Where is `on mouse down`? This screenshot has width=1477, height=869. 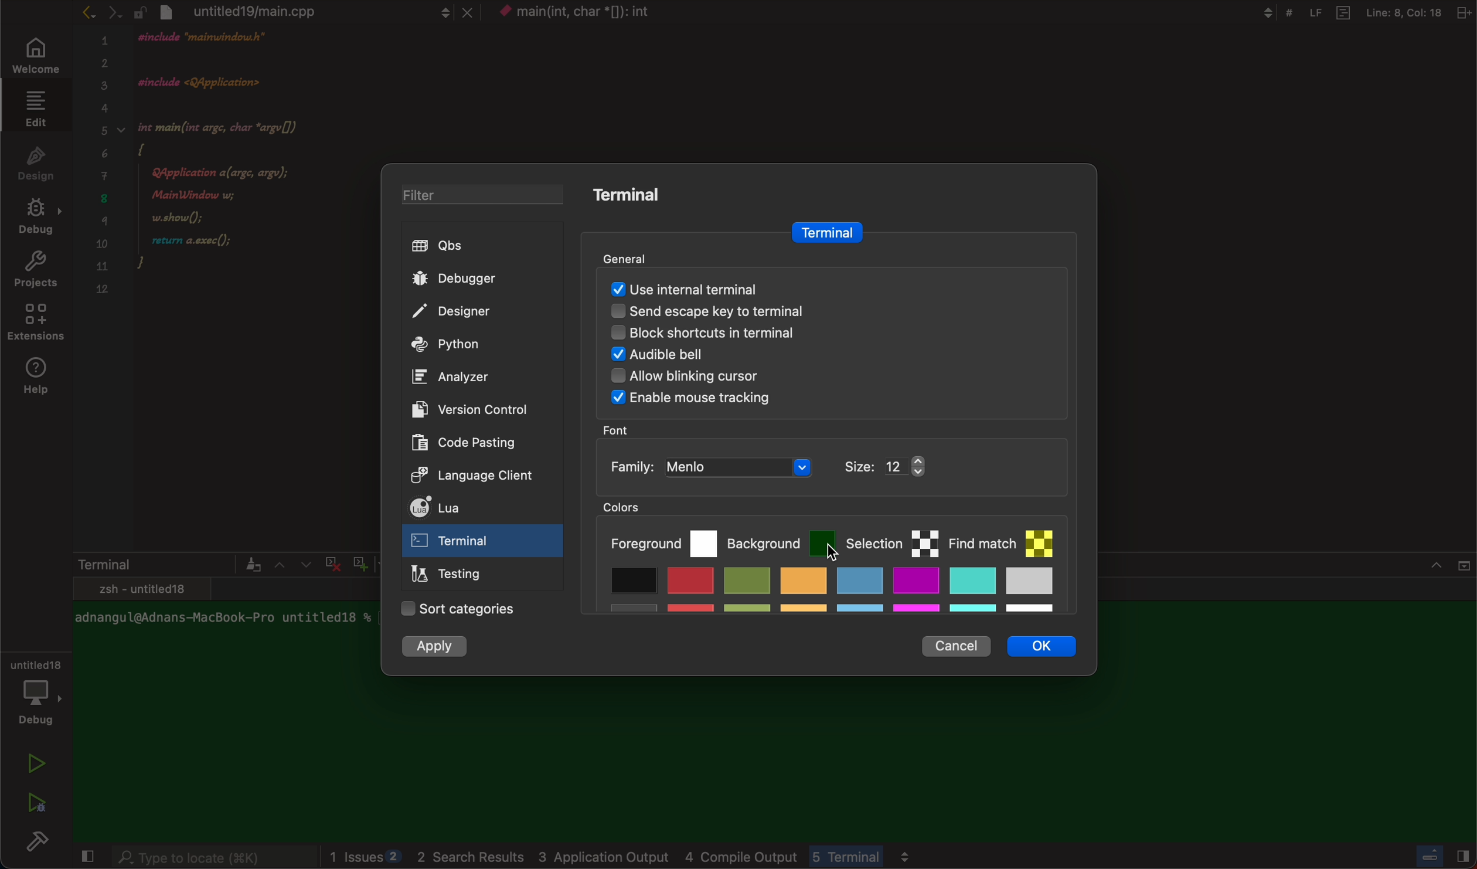
on mouse down is located at coordinates (483, 543).